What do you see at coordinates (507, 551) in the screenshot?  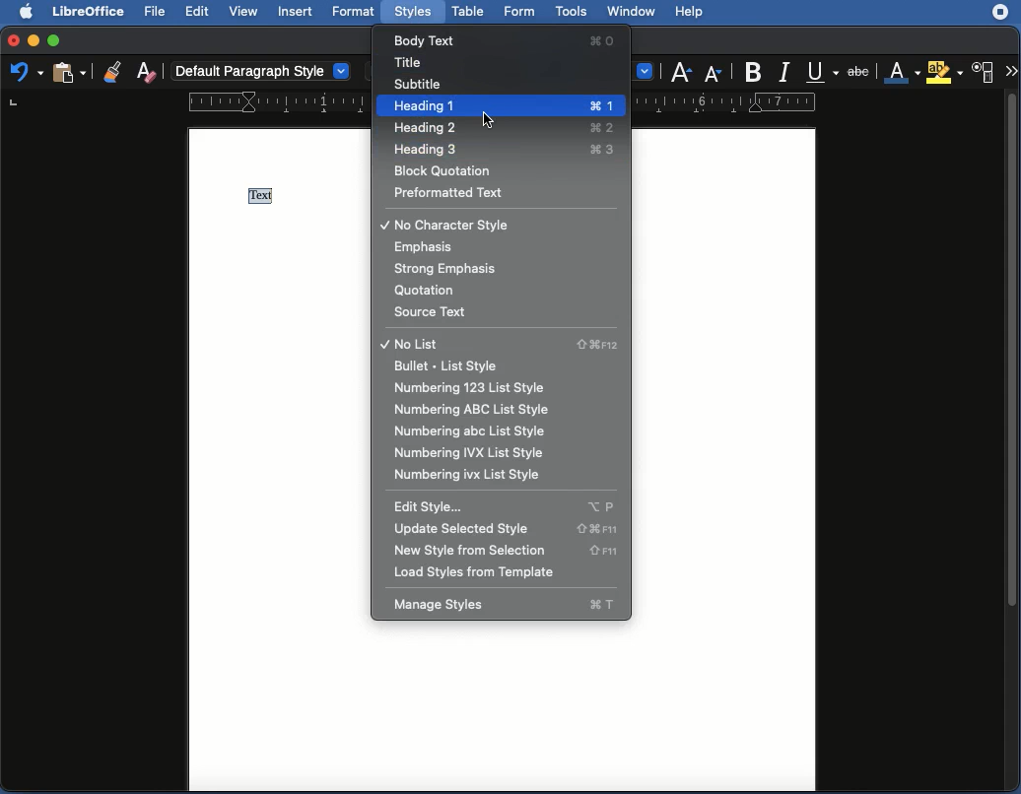 I see `New style from selection` at bounding box center [507, 551].